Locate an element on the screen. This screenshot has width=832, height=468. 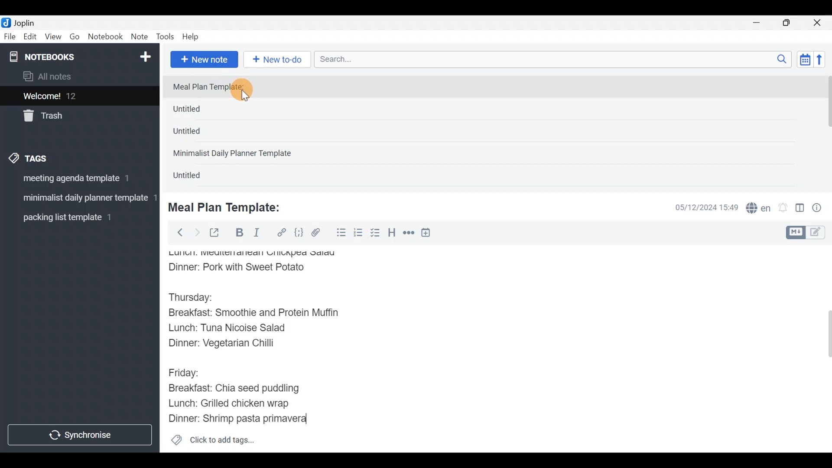
Notebooks is located at coordinates (61, 56).